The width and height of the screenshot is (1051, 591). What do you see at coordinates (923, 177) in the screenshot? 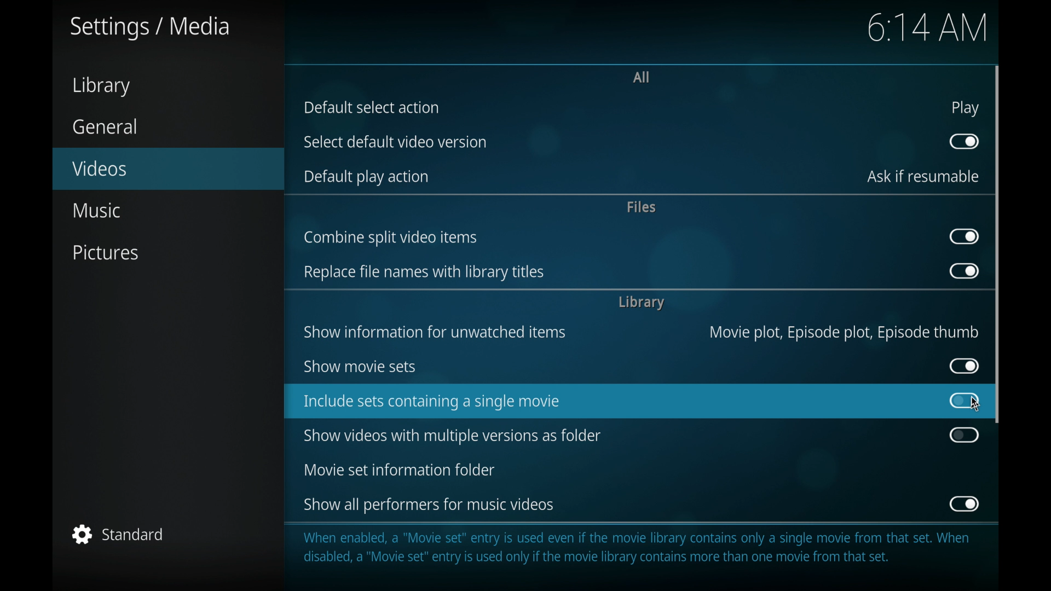
I see `ask if resumable` at bounding box center [923, 177].